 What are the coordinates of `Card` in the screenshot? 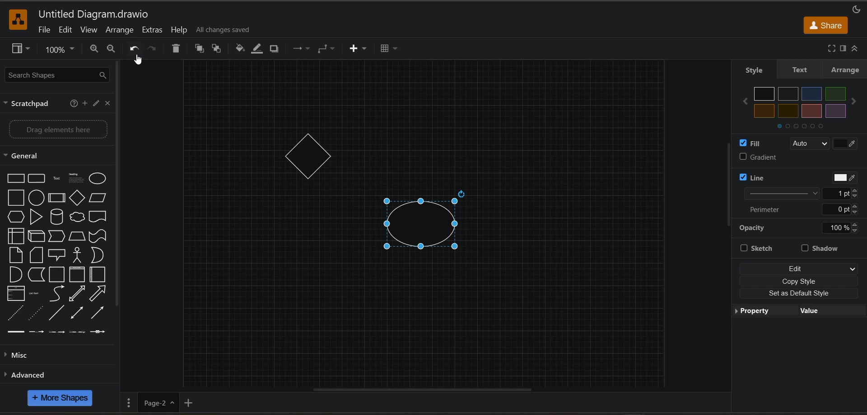 It's located at (35, 255).